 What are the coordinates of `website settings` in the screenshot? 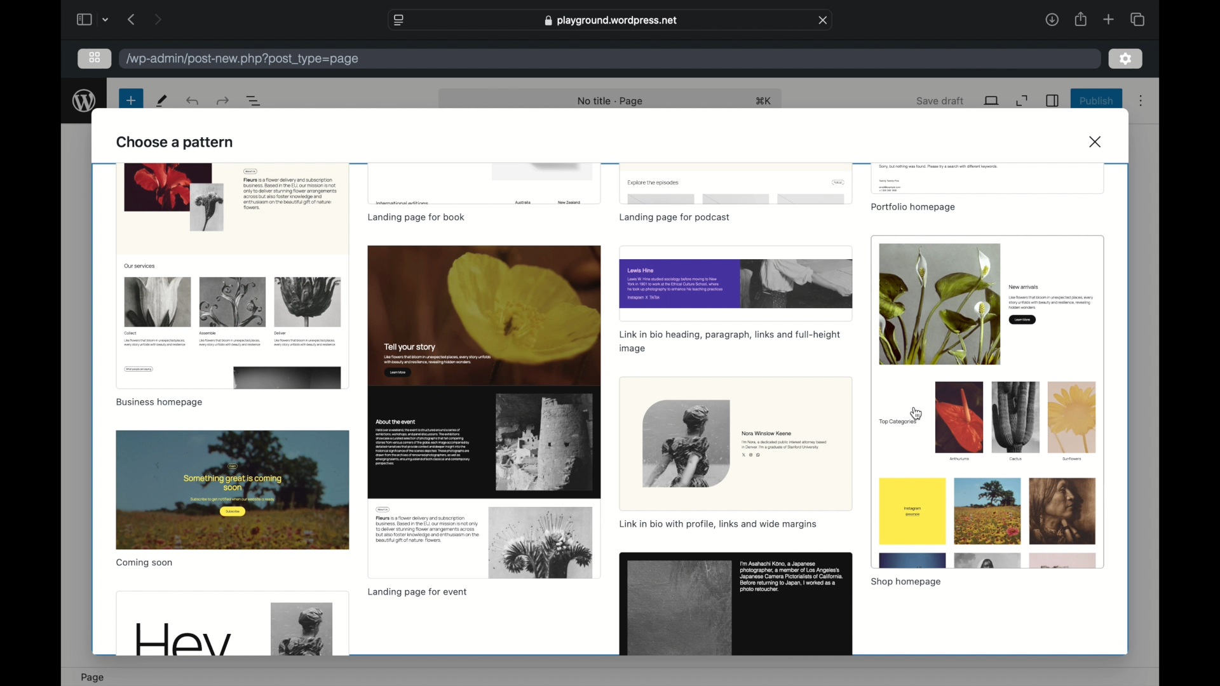 It's located at (398, 19).